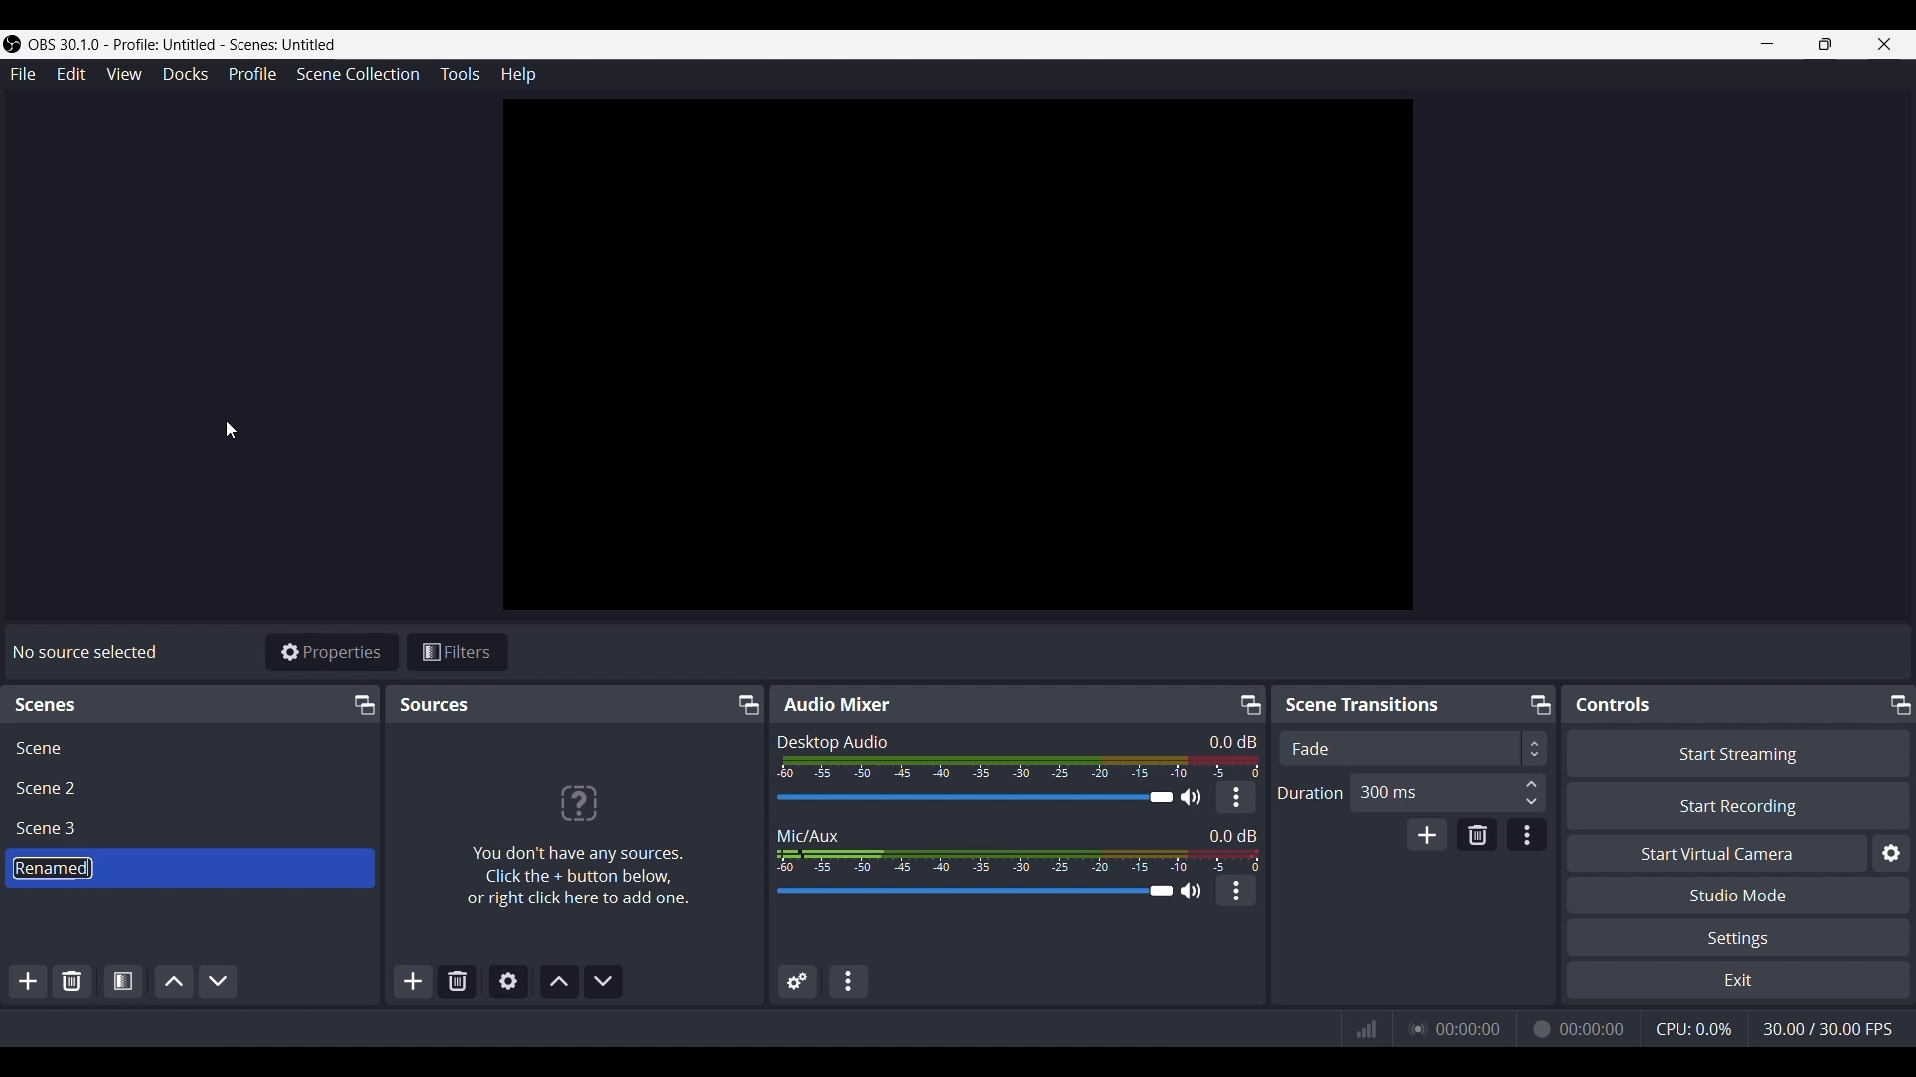 The image size is (1916, 1077). Describe the element at coordinates (174, 980) in the screenshot. I see `Move scene up` at that location.